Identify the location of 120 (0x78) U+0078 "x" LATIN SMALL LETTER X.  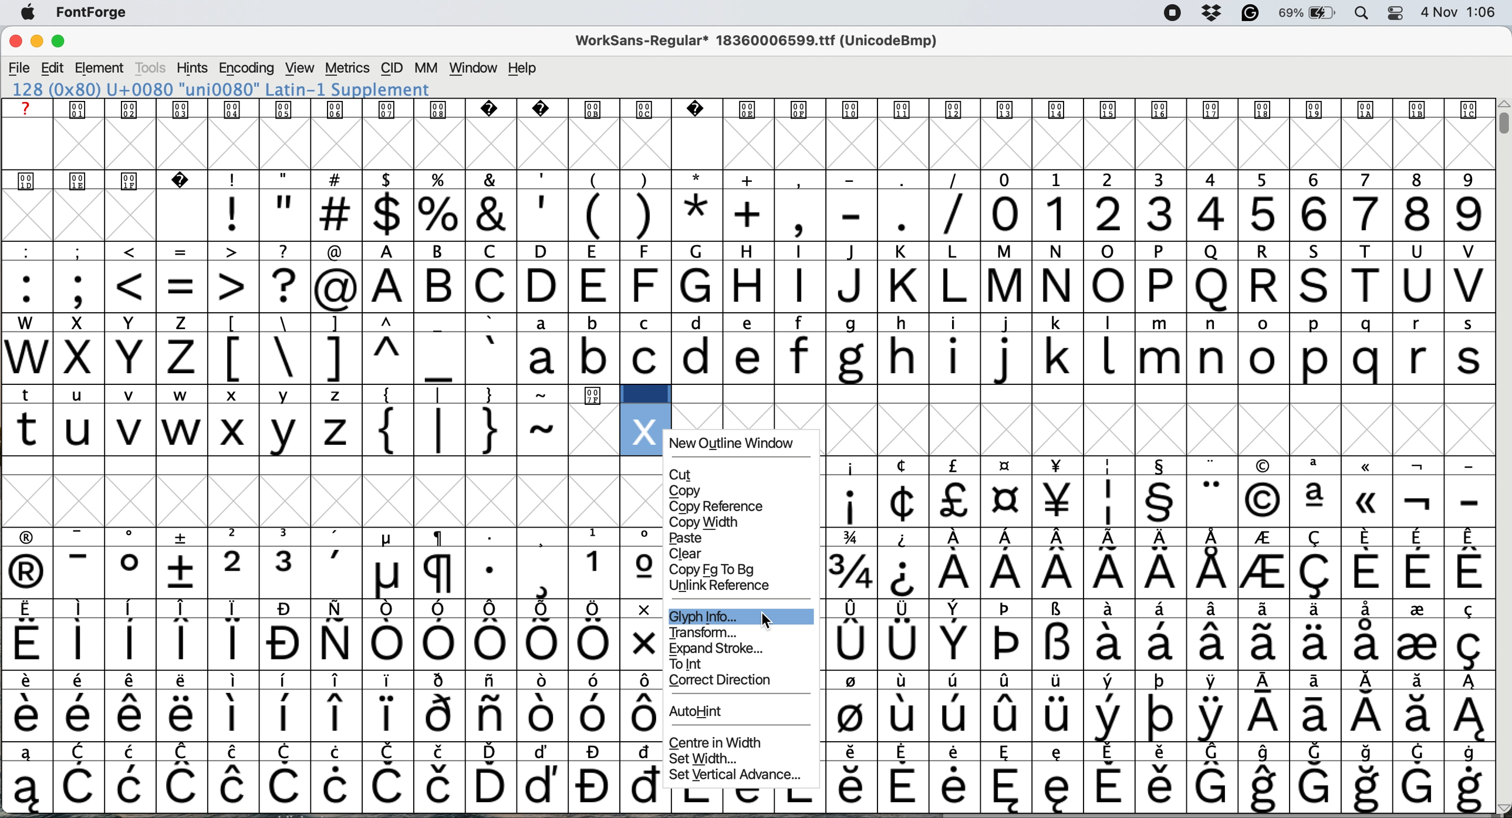
(221, 89).